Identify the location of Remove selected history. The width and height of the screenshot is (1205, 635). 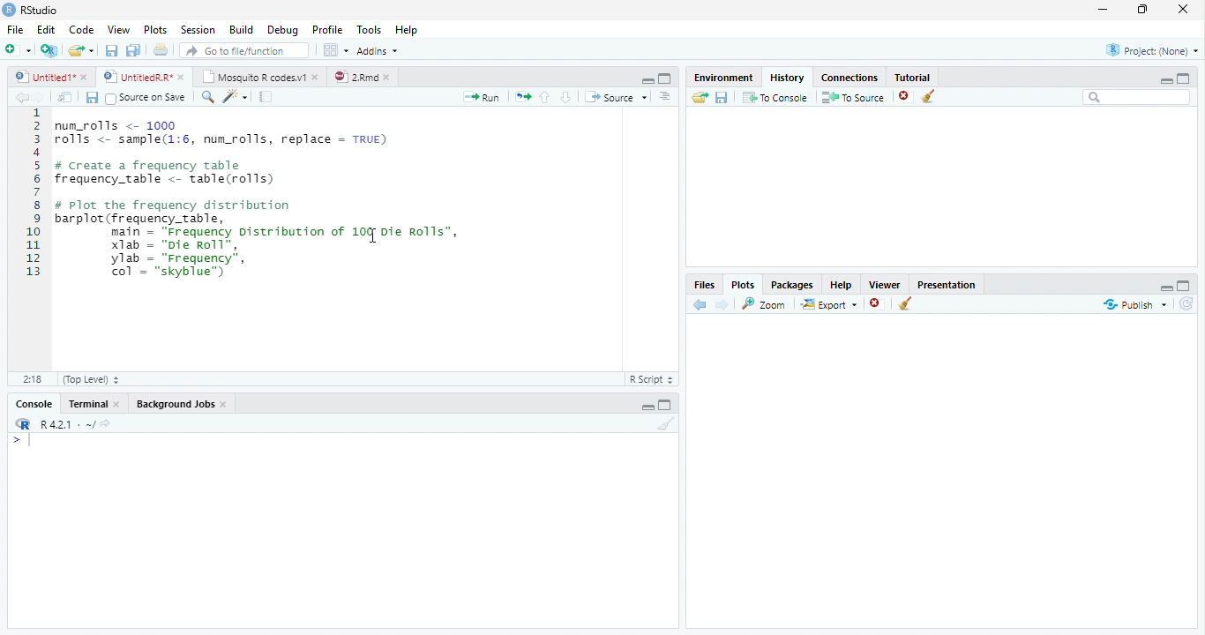
(904, 96).